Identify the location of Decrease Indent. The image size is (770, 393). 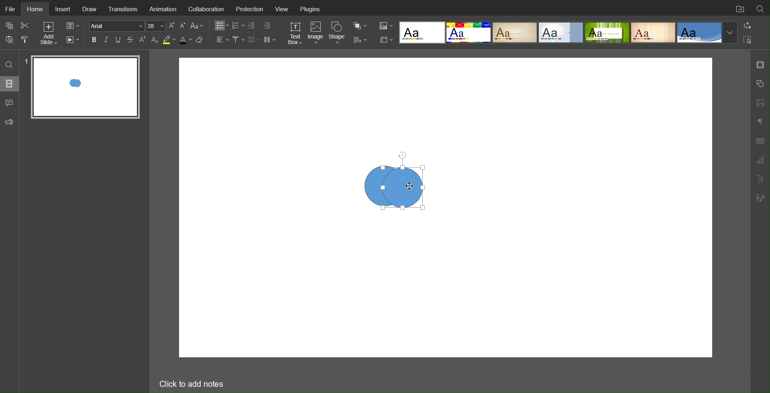
(252, 26).